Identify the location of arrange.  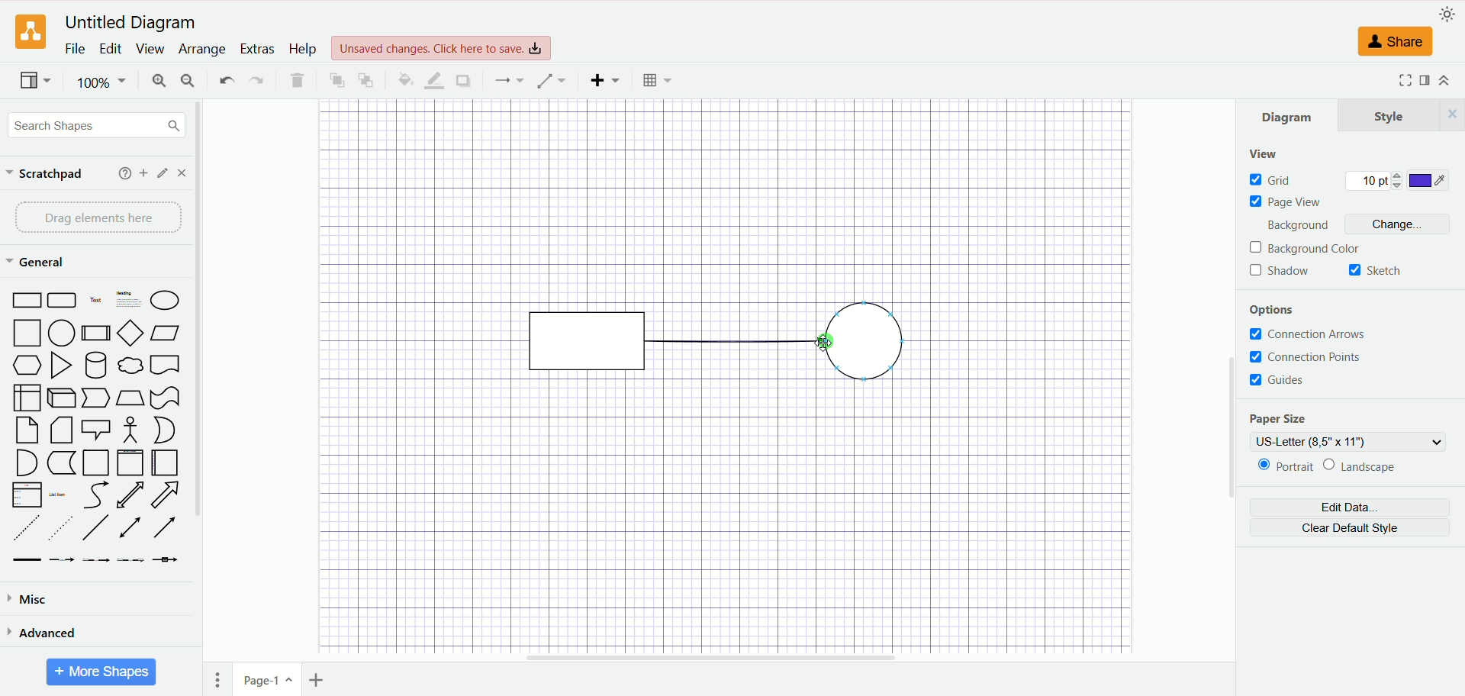
(201, 50).